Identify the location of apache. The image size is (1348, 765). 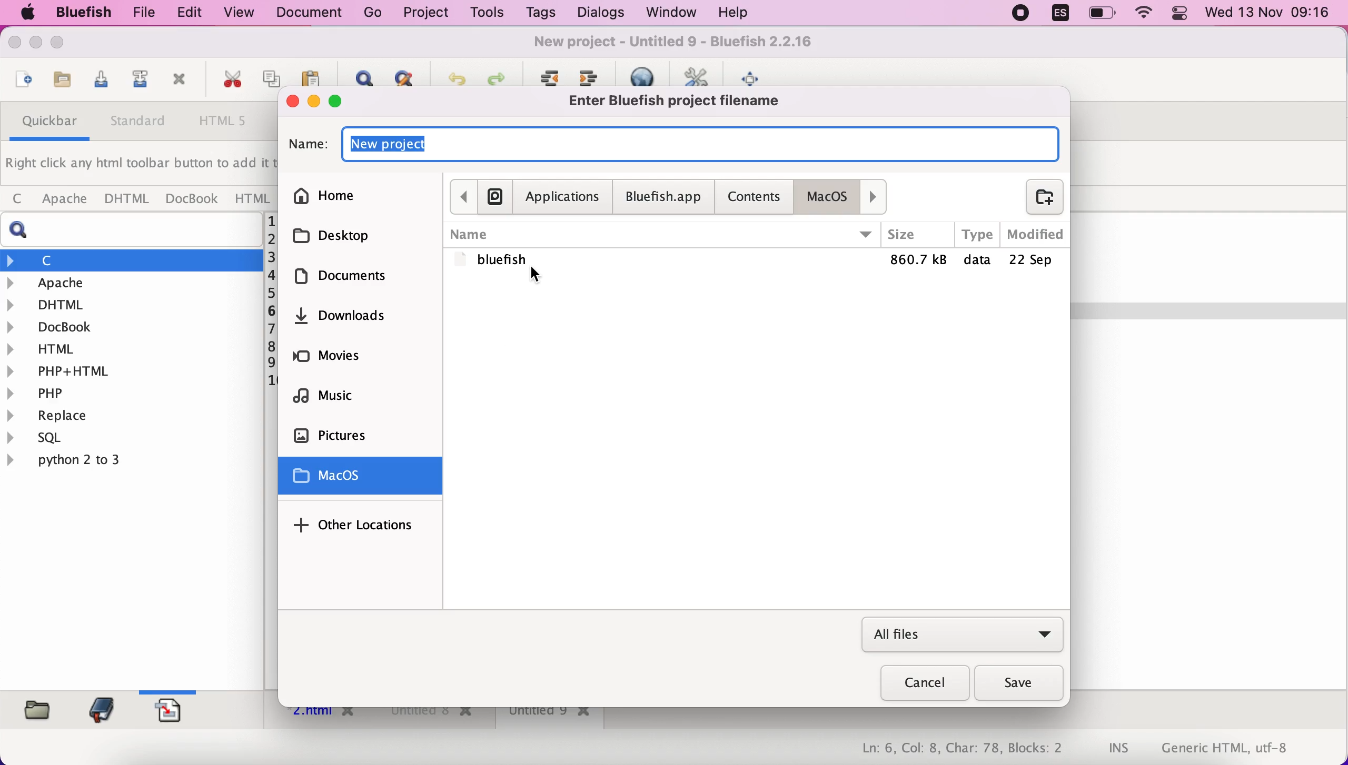
(134, 283).